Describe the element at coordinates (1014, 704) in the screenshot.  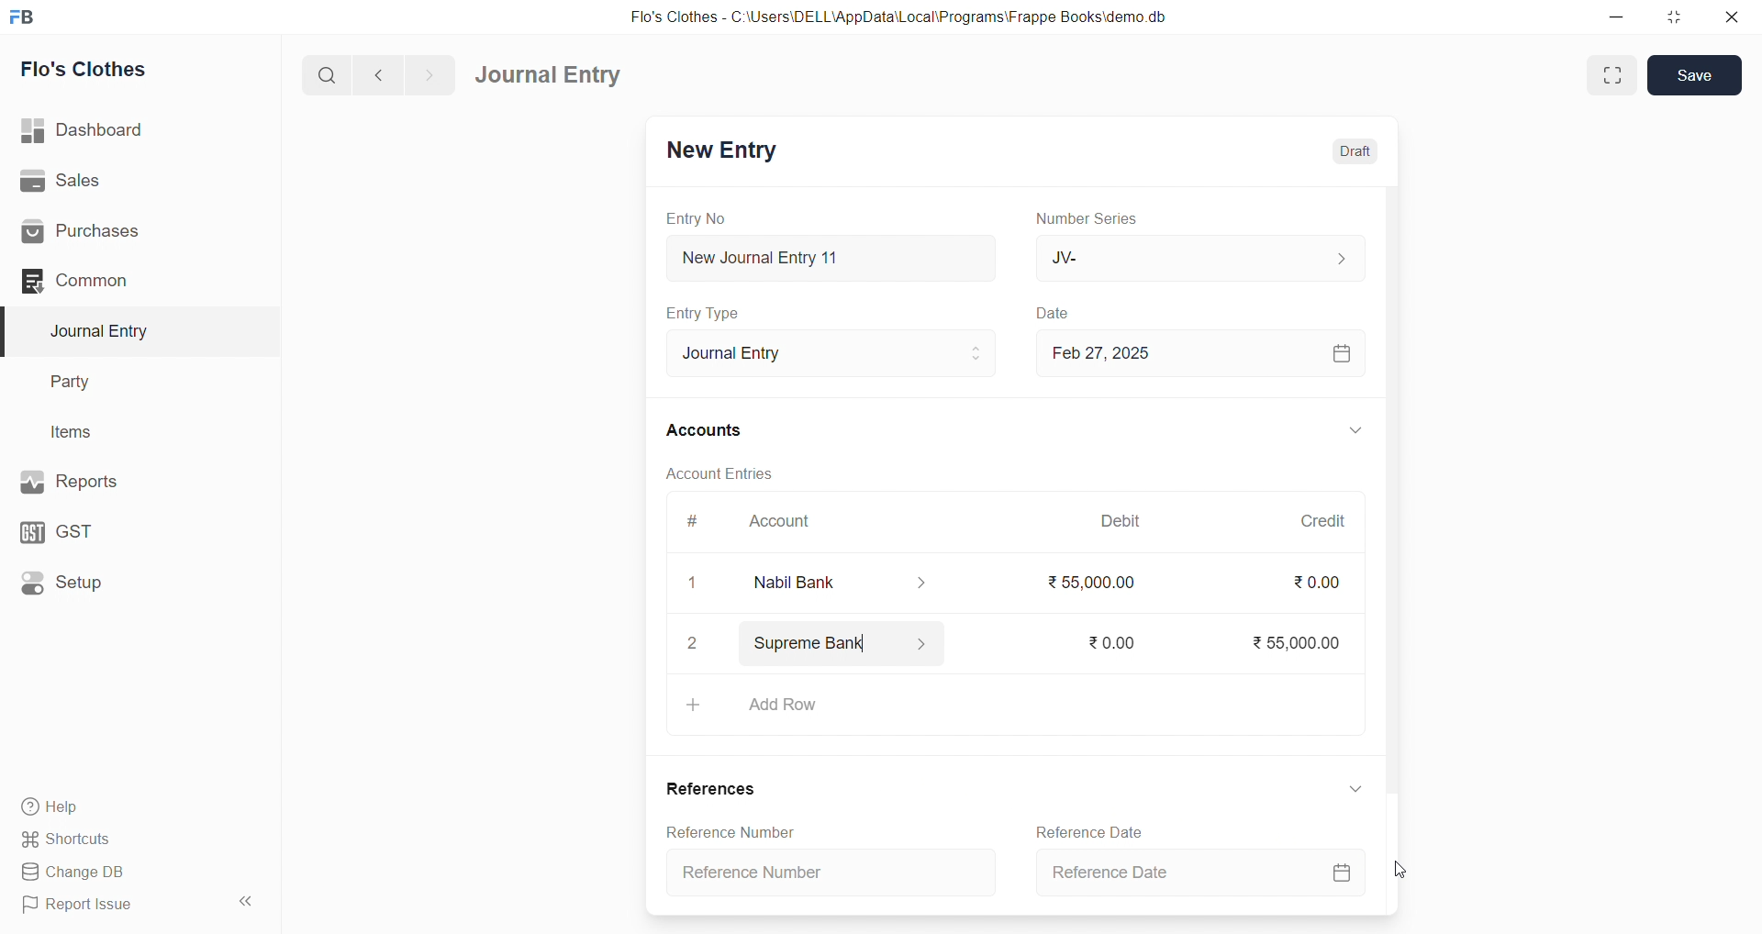
I see `+ Add Row` at that location.